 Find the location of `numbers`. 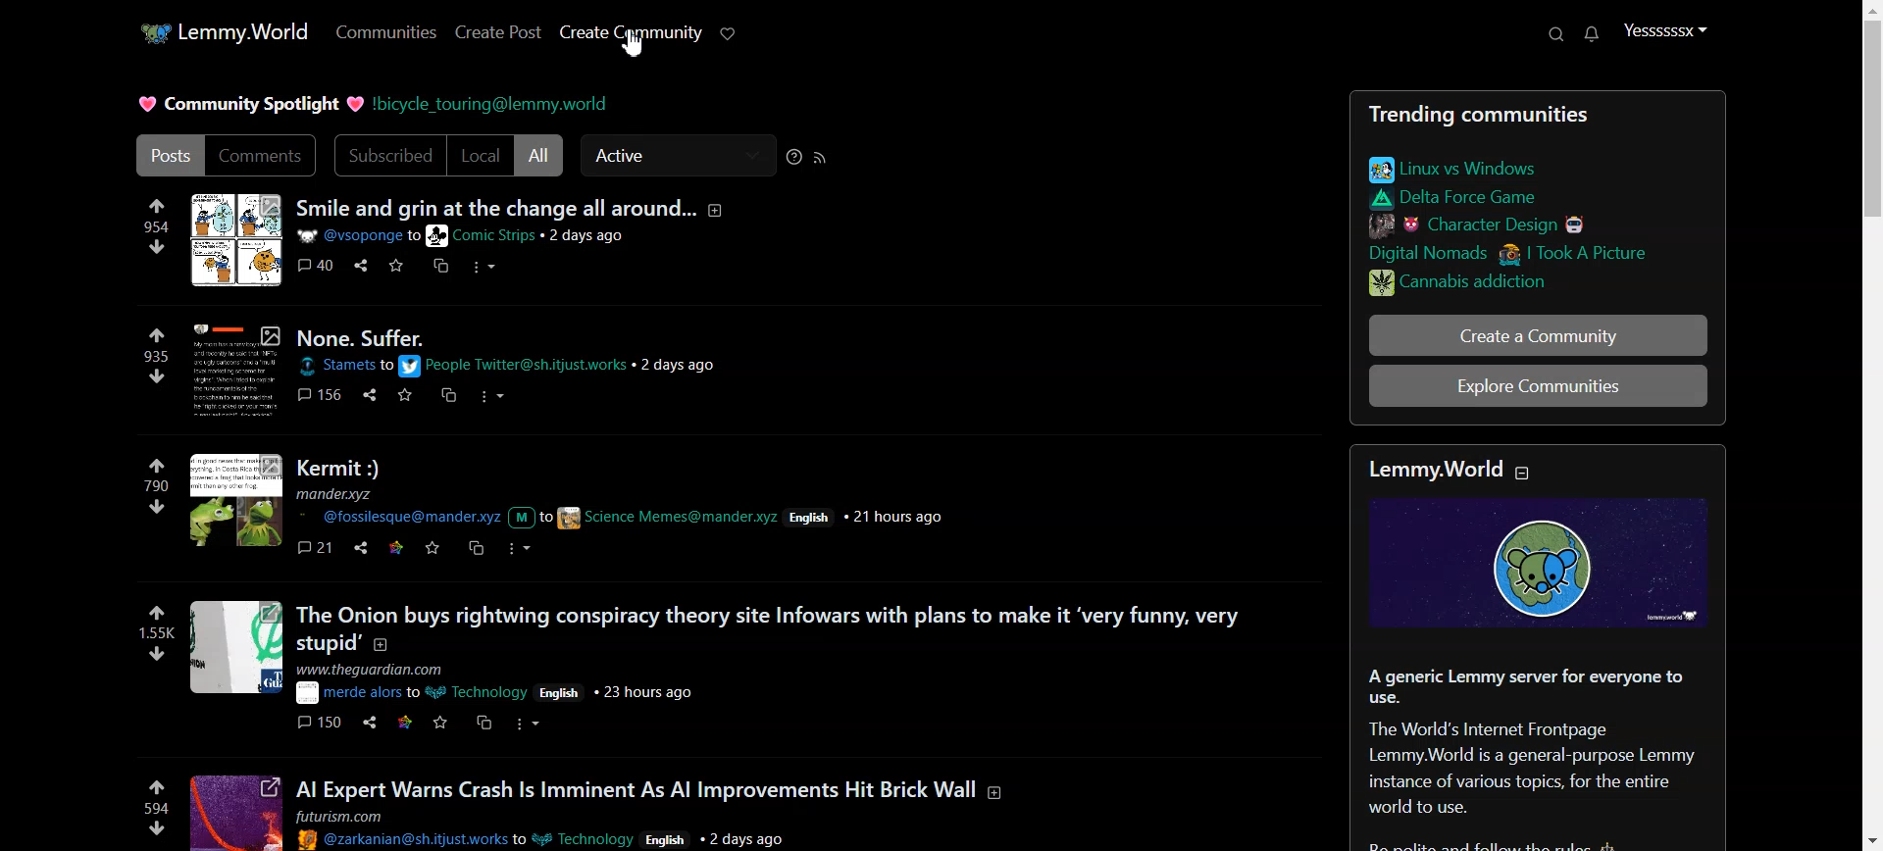

numbers is located at coordinates (157, 356).